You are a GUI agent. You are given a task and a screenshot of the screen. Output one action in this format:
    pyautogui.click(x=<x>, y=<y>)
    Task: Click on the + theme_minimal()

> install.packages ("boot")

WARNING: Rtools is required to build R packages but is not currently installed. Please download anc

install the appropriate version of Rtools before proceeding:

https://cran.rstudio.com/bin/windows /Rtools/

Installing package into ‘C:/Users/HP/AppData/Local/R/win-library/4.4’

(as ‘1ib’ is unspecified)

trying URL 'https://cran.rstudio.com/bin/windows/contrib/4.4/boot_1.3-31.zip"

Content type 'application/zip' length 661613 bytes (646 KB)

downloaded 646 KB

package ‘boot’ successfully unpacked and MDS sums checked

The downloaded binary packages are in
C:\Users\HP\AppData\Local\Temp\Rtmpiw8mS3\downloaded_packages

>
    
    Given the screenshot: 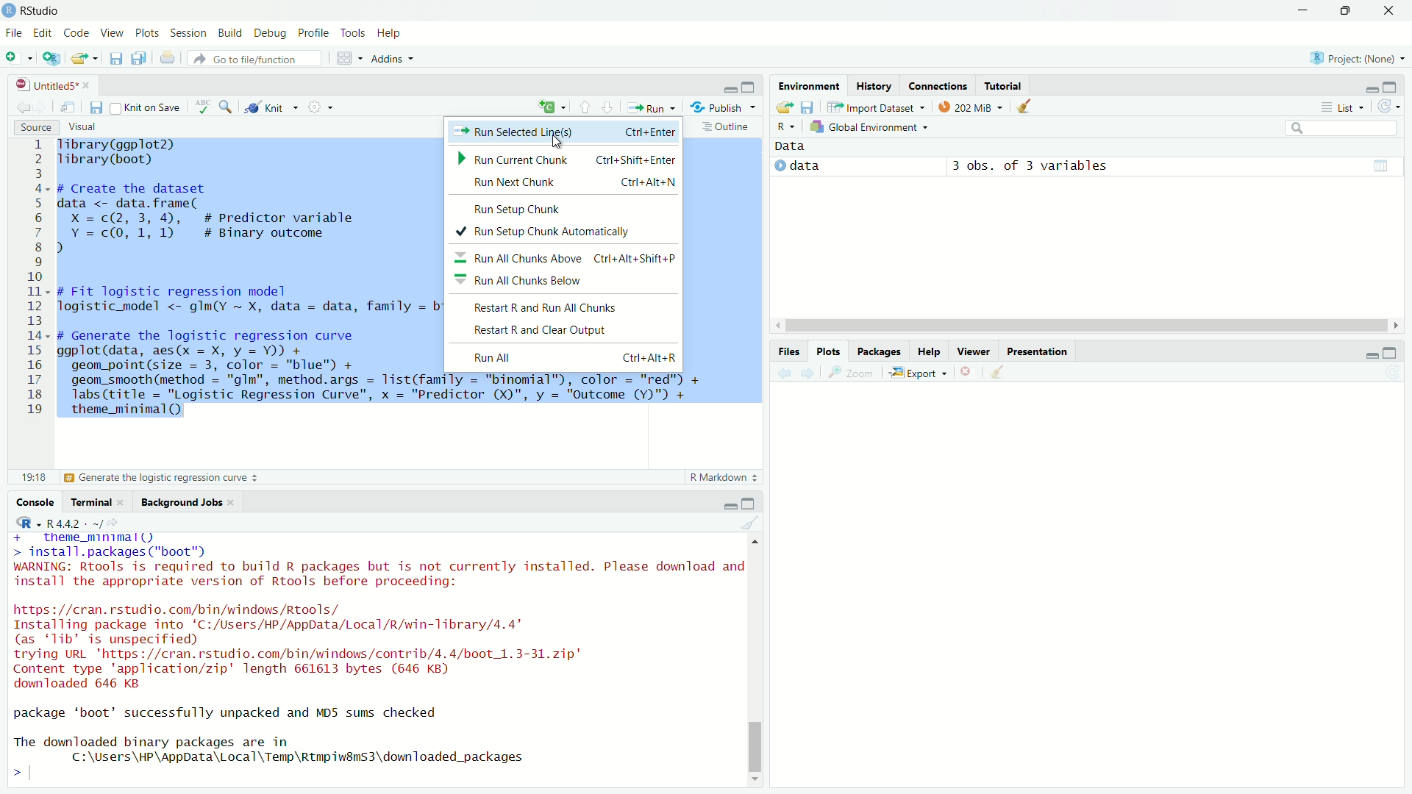 What is the action you would take?
    pyautogui.click(x=375, y=659)
    